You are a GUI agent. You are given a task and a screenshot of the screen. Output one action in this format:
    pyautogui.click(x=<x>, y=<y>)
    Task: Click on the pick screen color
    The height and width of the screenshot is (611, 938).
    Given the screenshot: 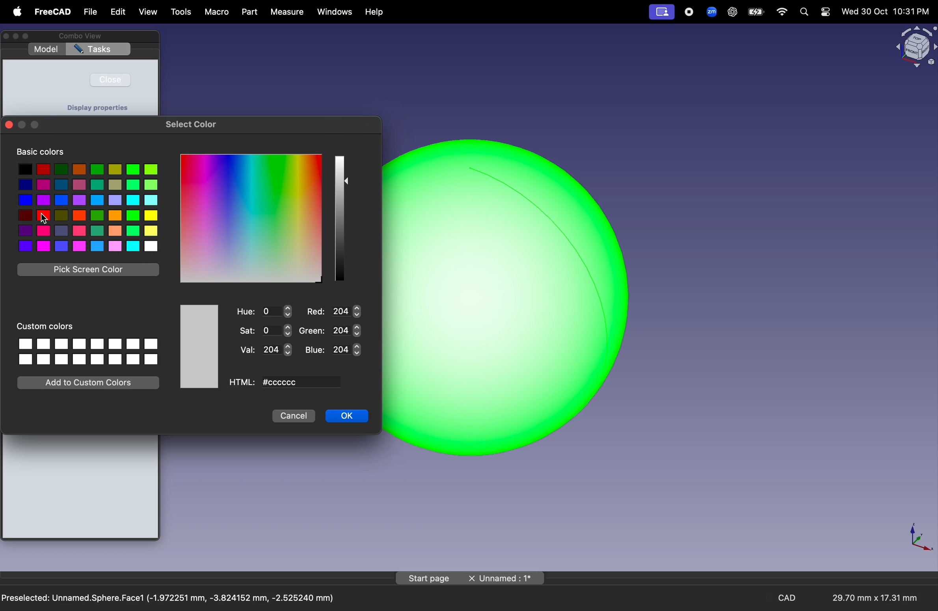 What is the action you would take?
    pyautogui.click(x=89, y=270)
    